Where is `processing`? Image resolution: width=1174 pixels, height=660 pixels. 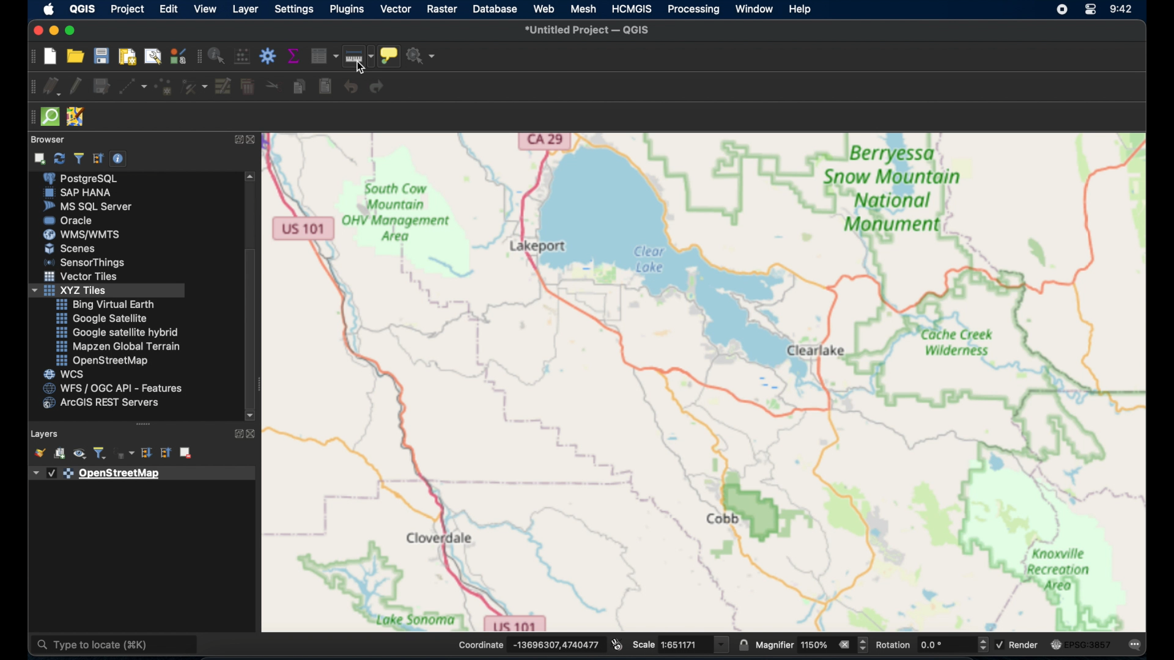 processing is located at coordinates (692, 10).